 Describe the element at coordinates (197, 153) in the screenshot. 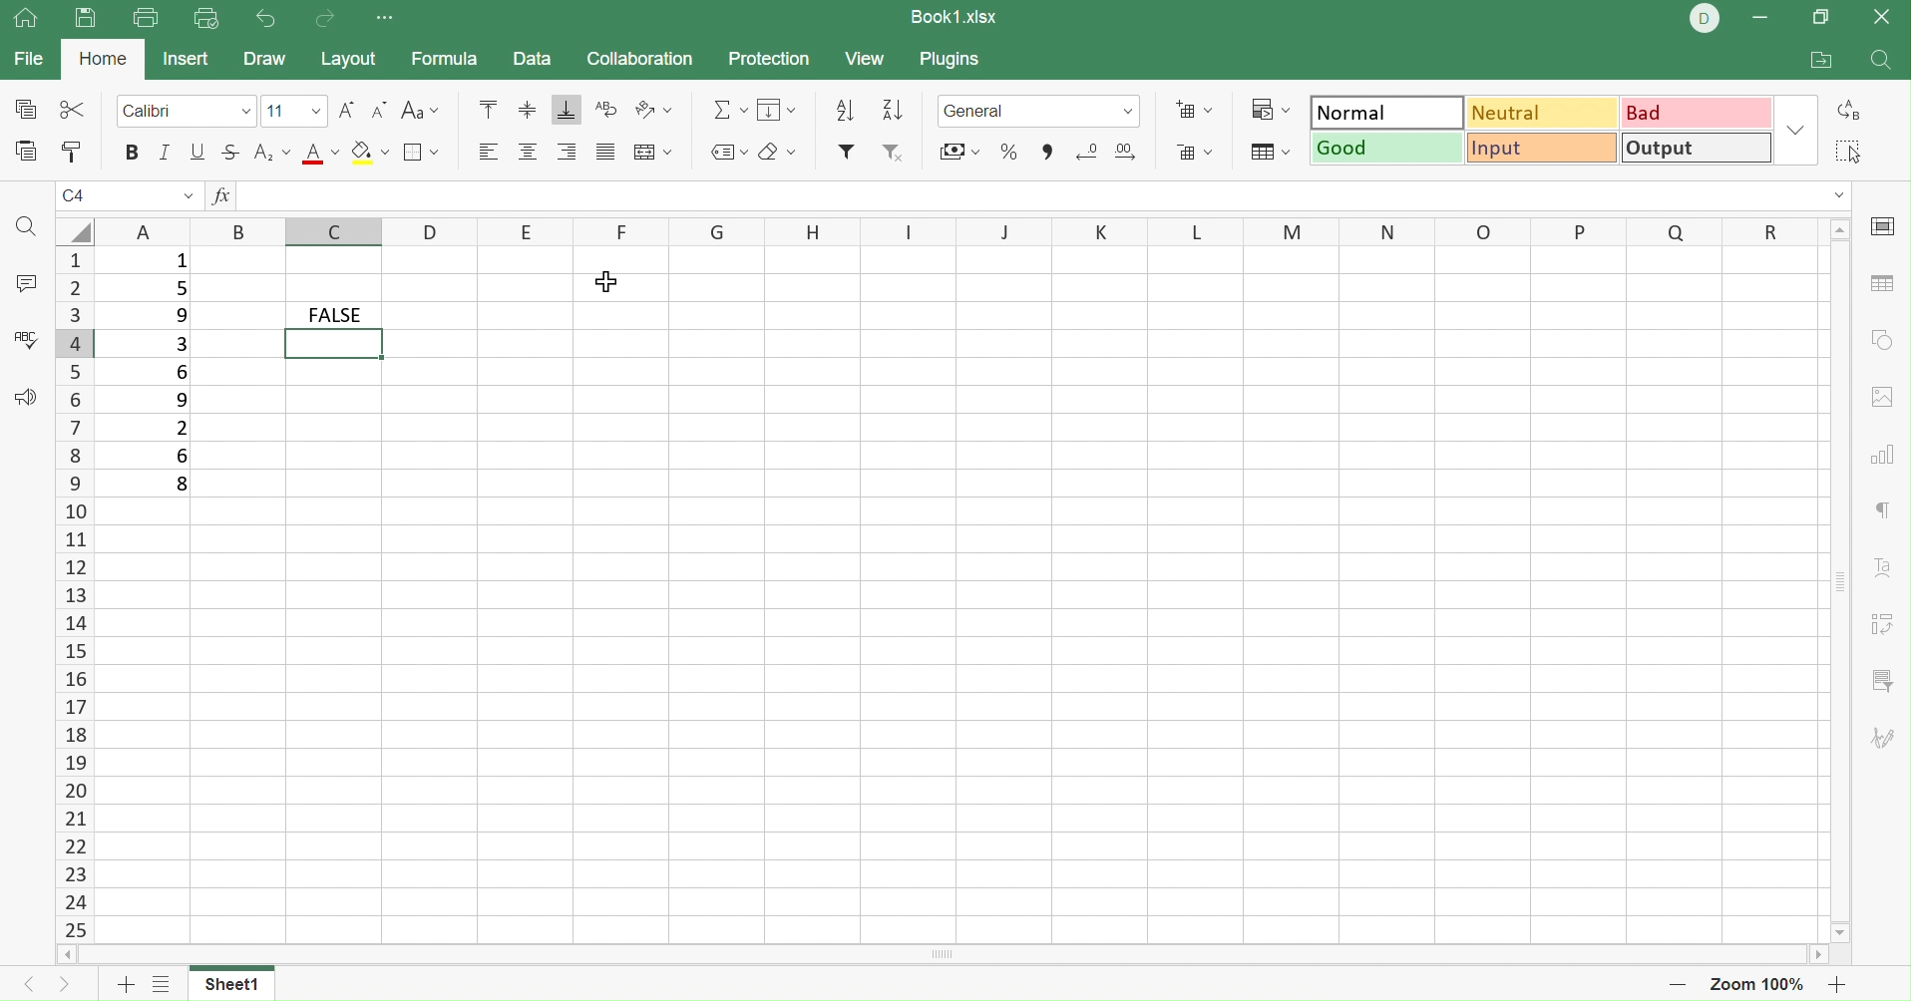

I see `Underline` at that location.